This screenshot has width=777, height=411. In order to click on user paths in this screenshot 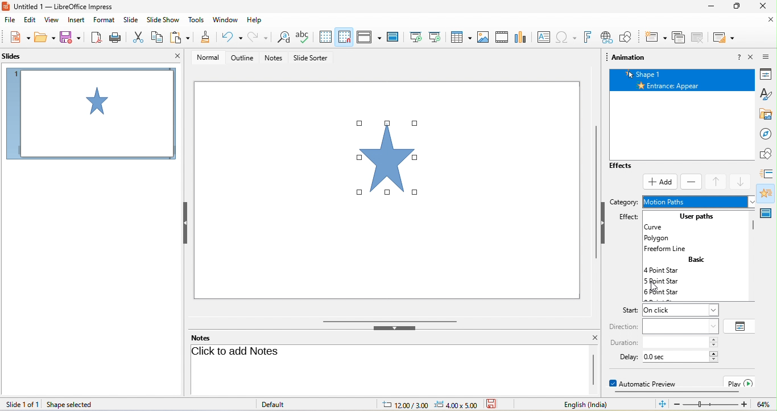, I will do `click(699, 216)`.